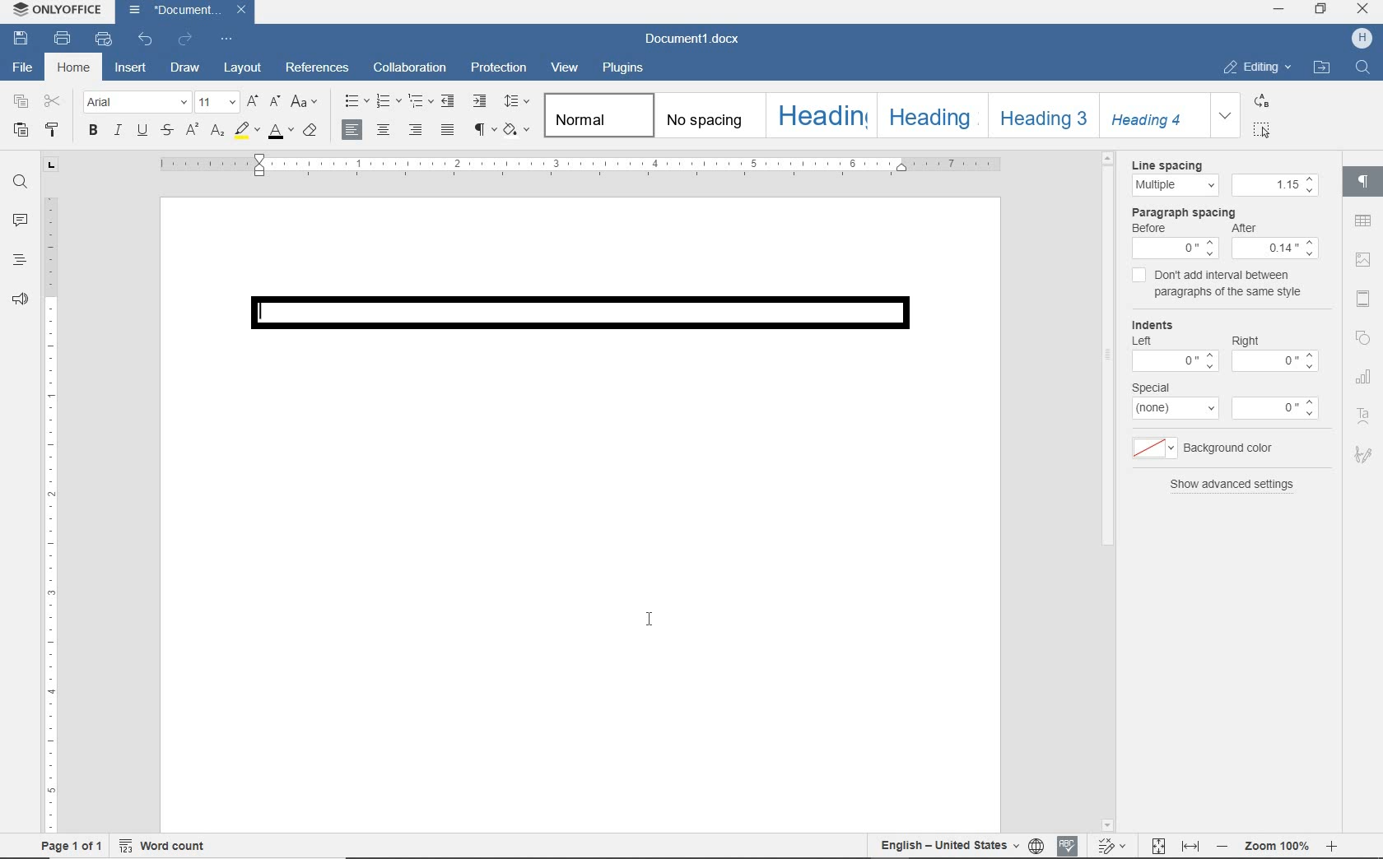  I want to click on header and footer, so click(1365, 300).